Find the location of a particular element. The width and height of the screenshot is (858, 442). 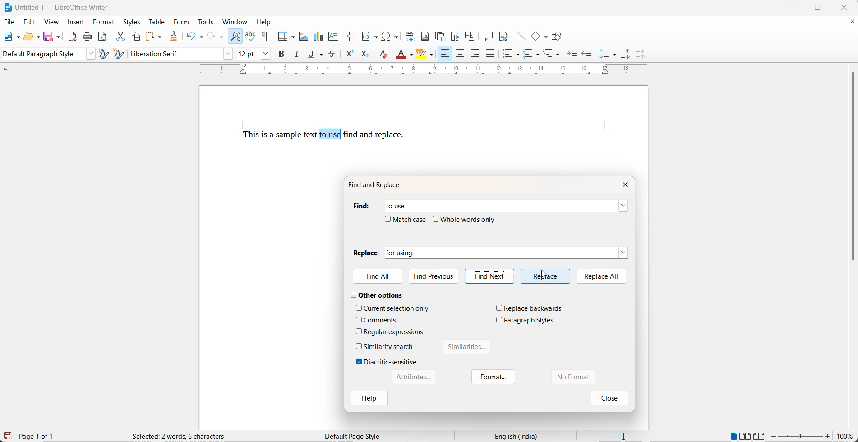

similarity search is located at coordinates (389, 346).